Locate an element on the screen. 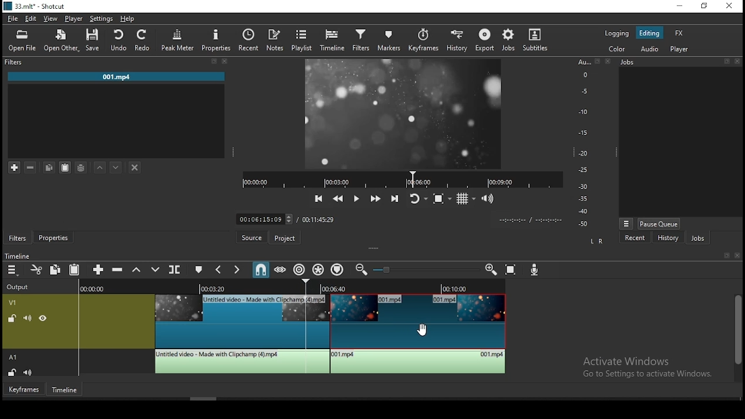 The image size is (745, 419). history is located at coordinates (668, 239).